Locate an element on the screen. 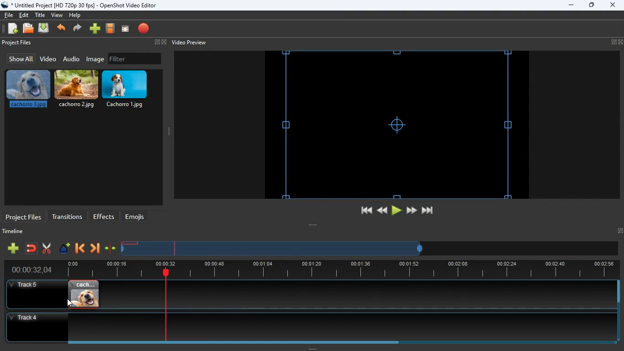  * Untitled Project [HD 720p 30 fps] - OpenShot Video Editor is located at coordinates (80, 5).